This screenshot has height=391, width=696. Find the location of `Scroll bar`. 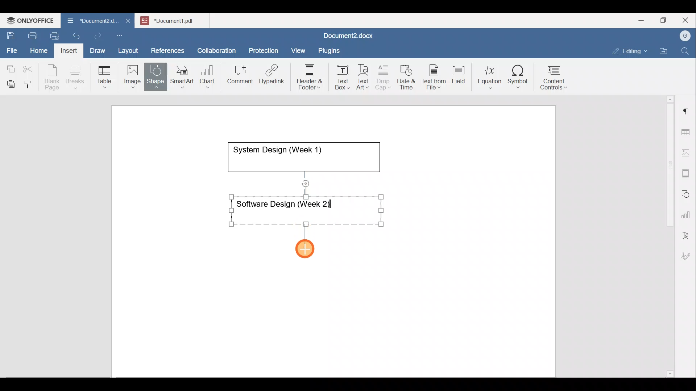

Scroll bar is located at coordinates (667, 235).